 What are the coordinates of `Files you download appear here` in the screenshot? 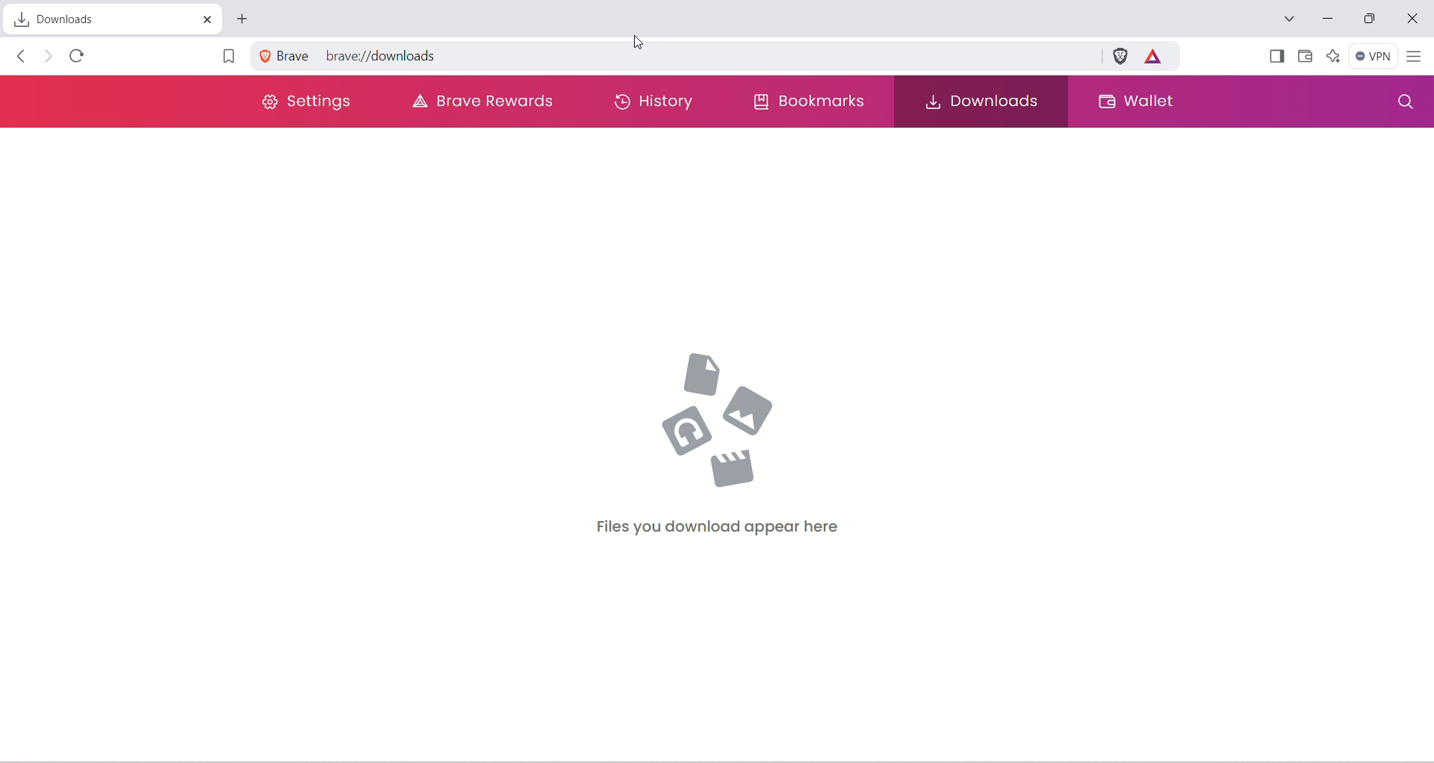 It's located at (736, 530).